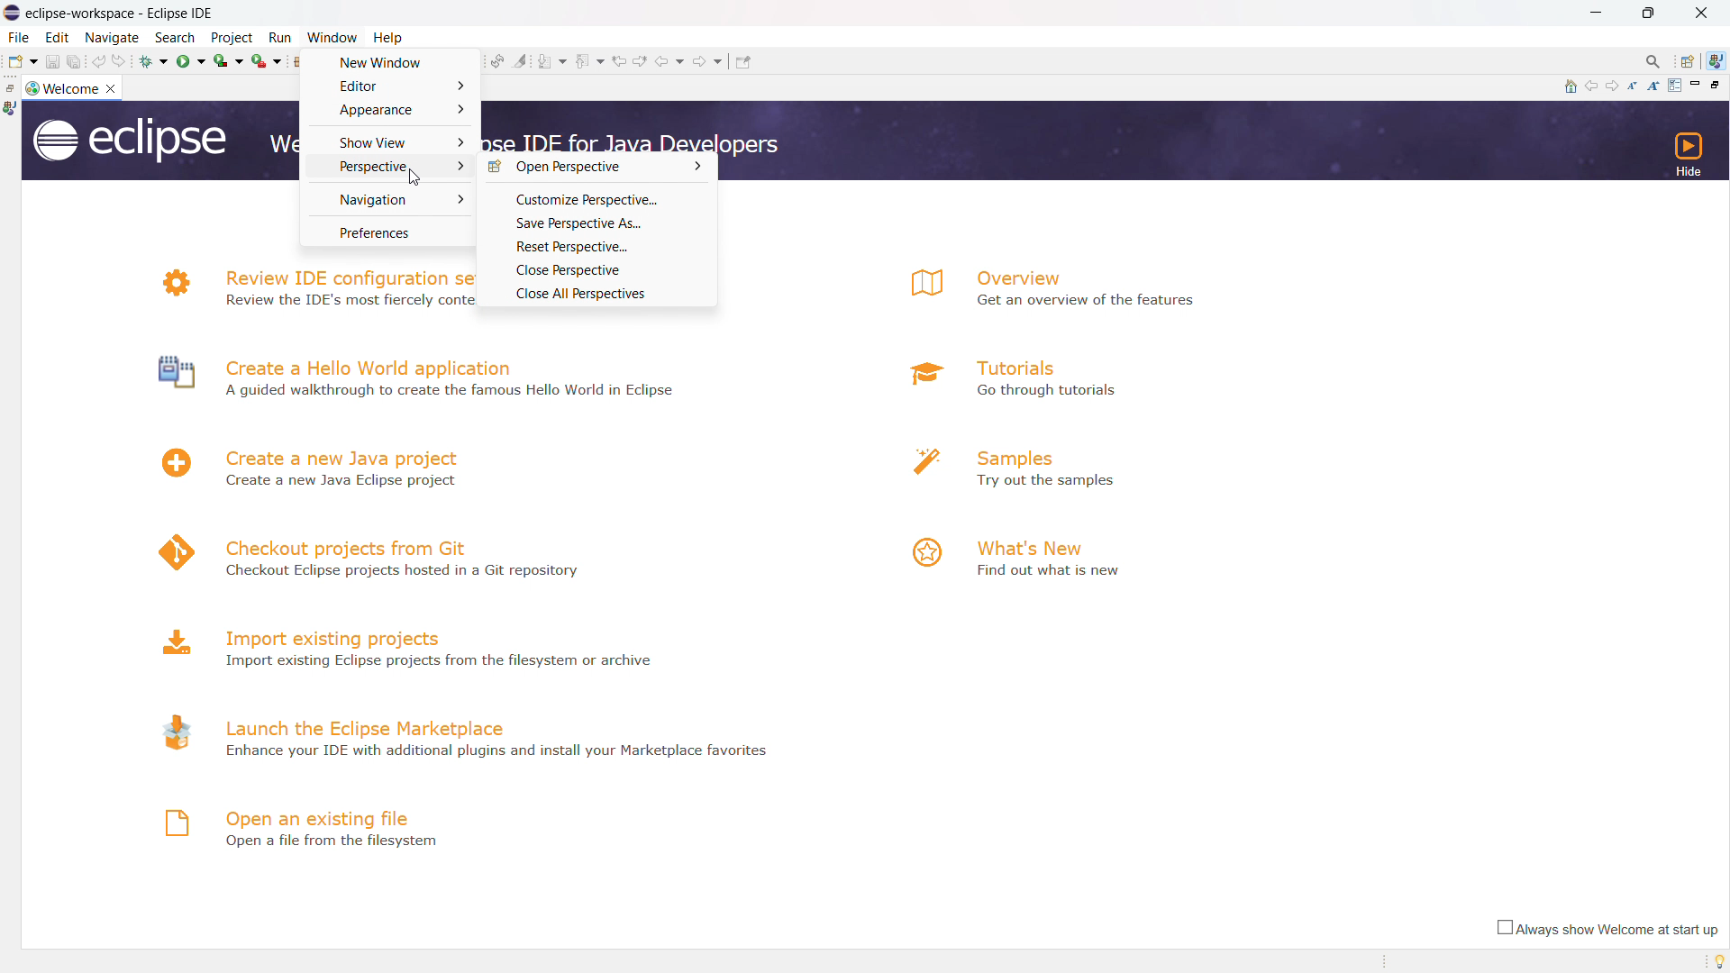 This screenshot has height=973, width=1730. What do you see at coordinates (1015, 367) in the screenshot?
I see `tutorials` at bounding box center [1015, 367].